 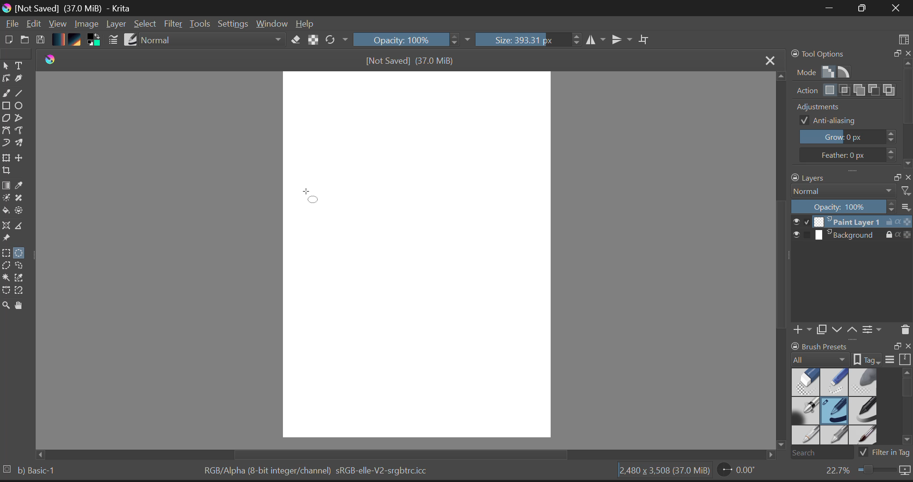 I want to click on Tools, so click(x=200, y=24).